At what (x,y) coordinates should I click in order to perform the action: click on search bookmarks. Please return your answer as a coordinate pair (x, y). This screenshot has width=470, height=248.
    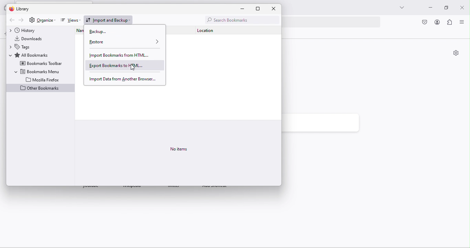
    Looking at the image, I should click on (241, 19).